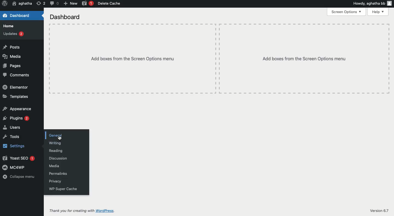  What do you see at coordinates (8, 26) in the screenshot?
I see `Home` at bounding box center [8, 26].